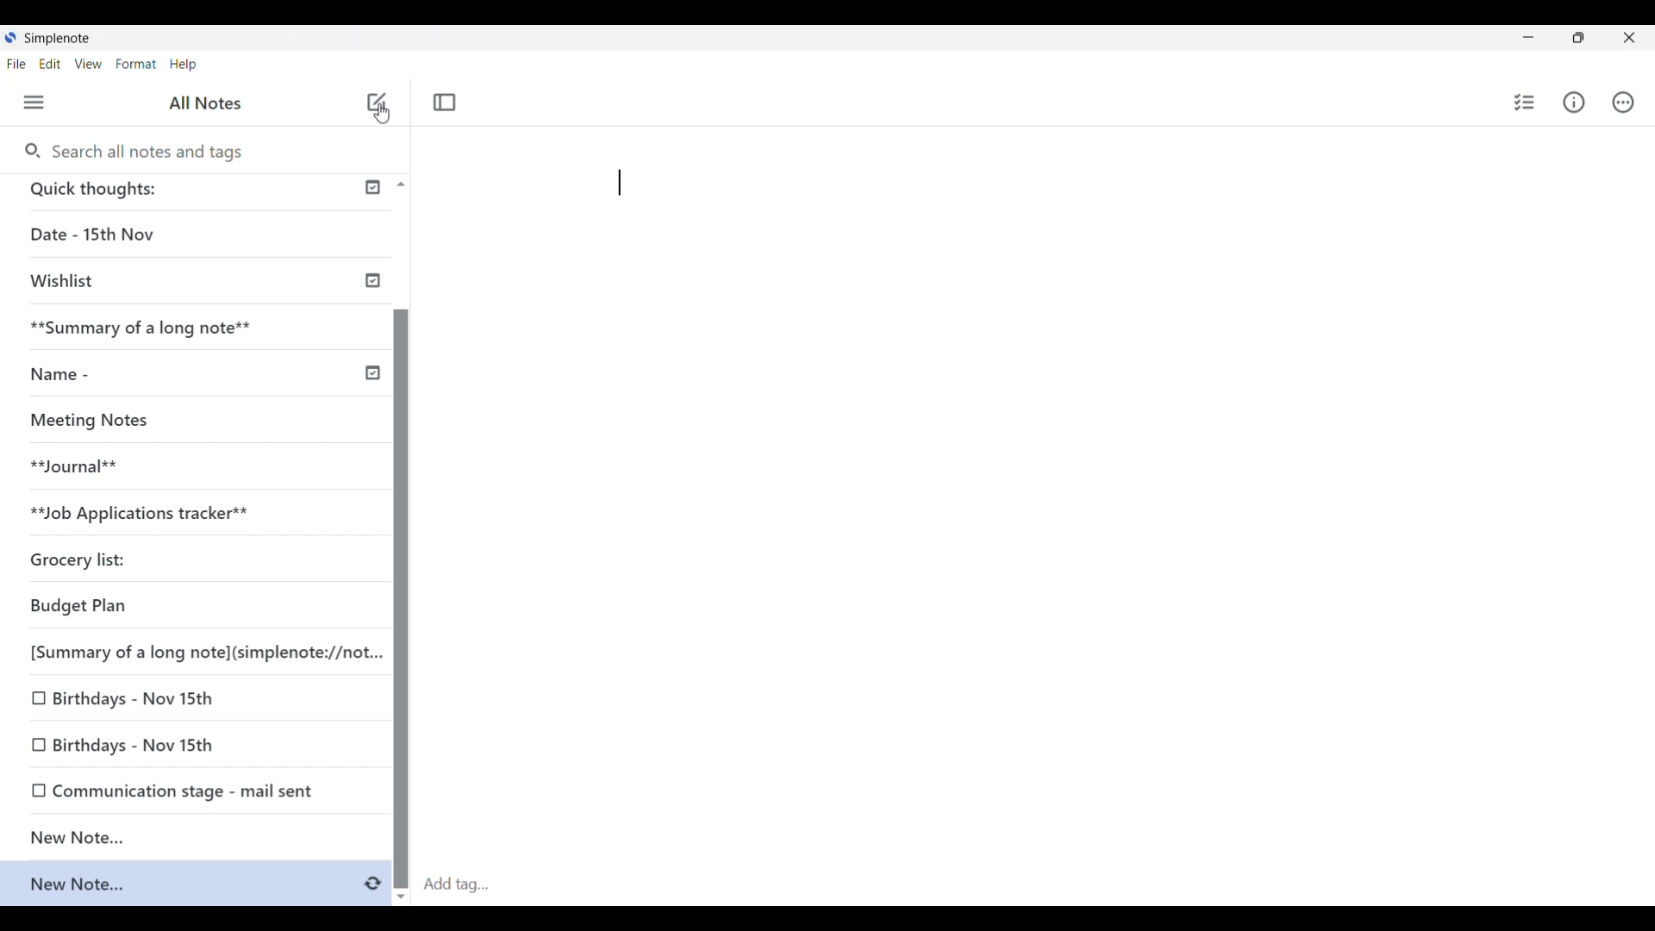  I want to click on New note added, so click(179, 884).